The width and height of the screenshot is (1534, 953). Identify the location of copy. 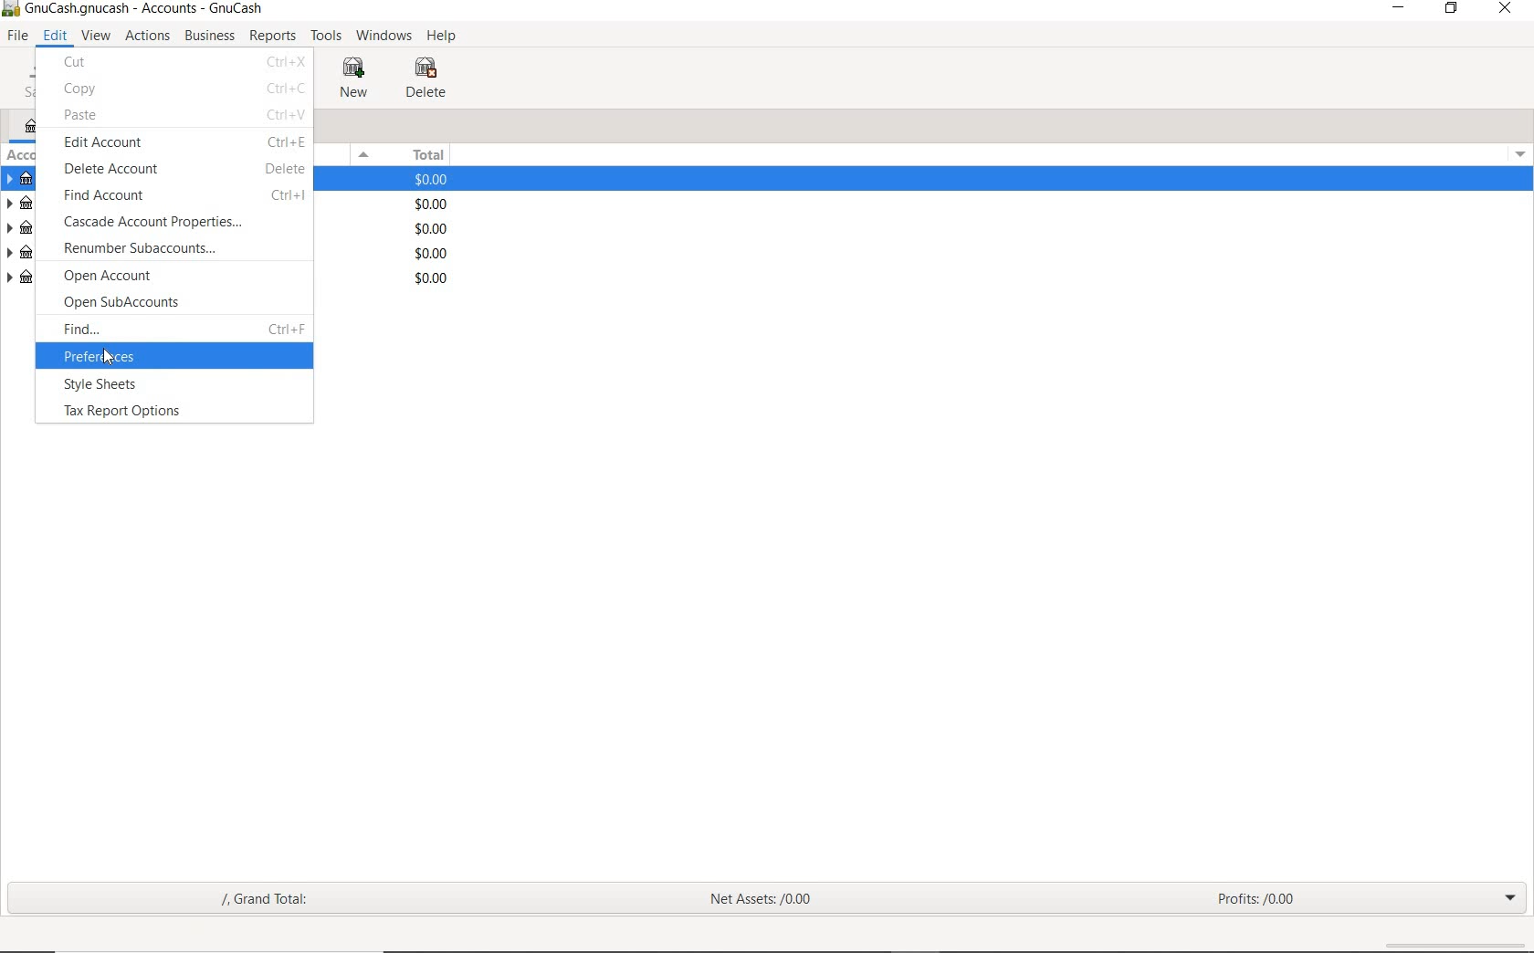
(84, 90).